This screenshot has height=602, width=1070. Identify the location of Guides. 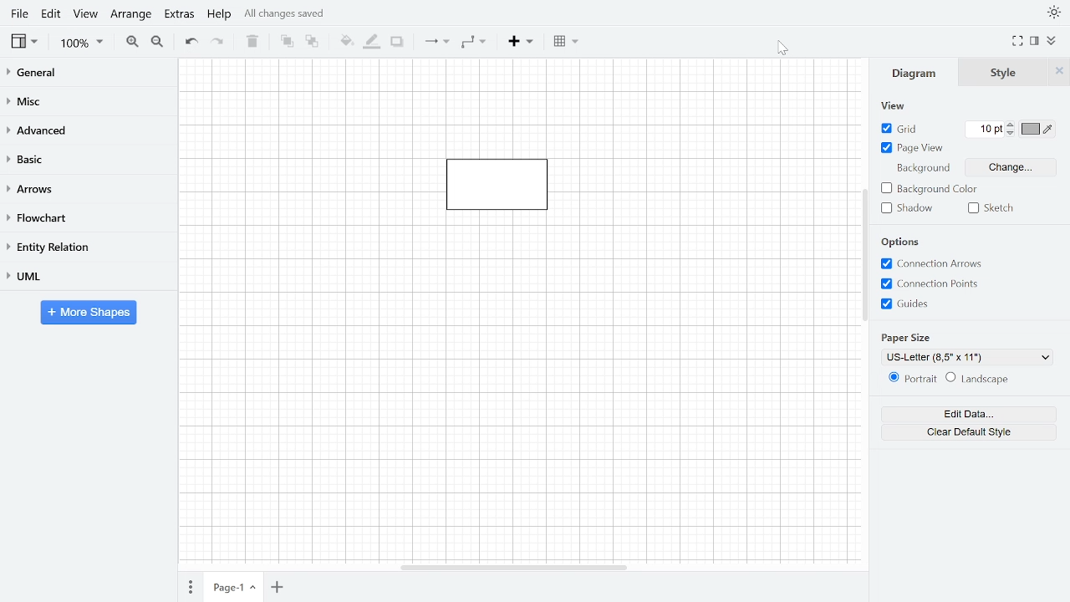
(909, 304).